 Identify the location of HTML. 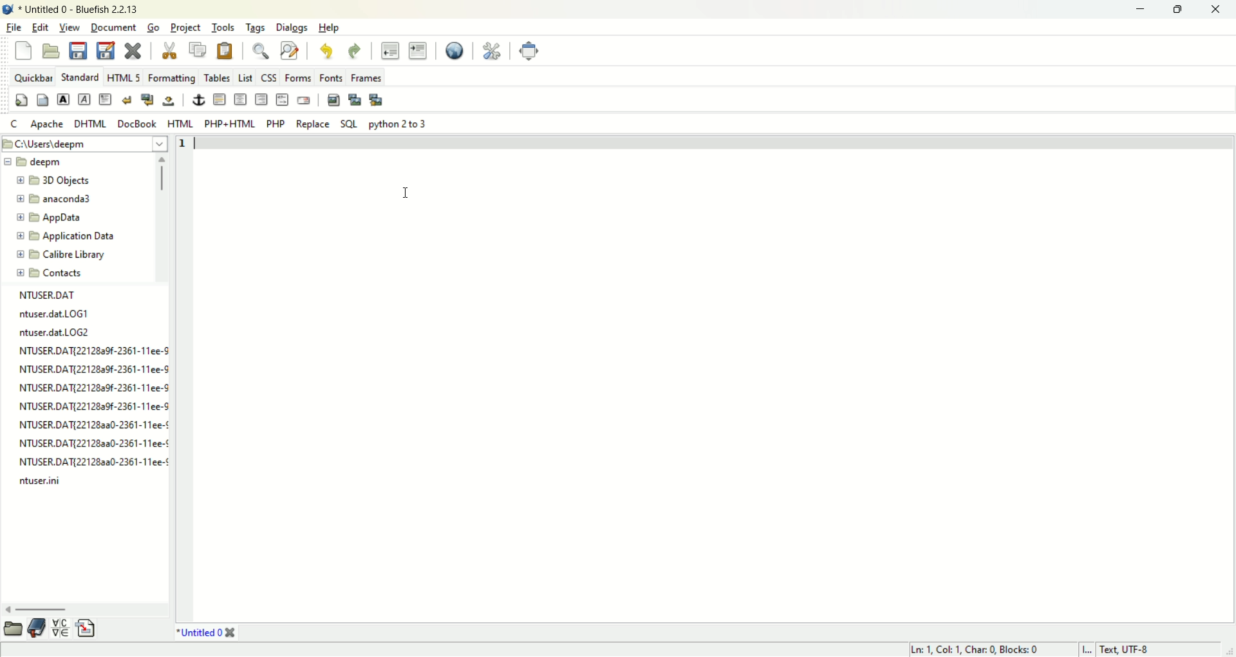
(181, 123).